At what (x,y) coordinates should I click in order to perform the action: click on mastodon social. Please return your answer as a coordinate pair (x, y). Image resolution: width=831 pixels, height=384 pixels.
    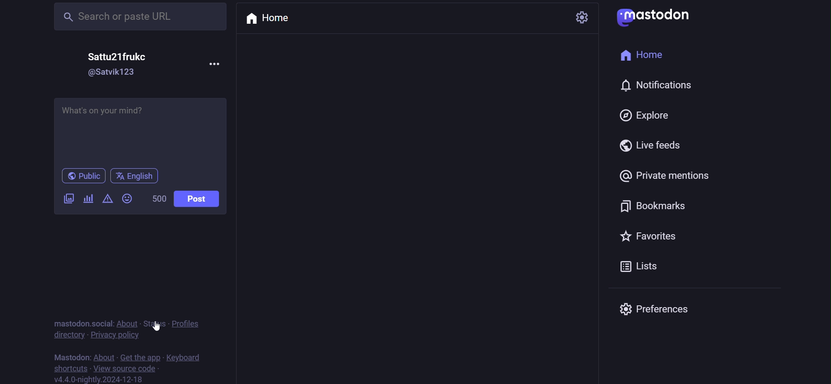
    Looking at the image, I should click on (82, 322).